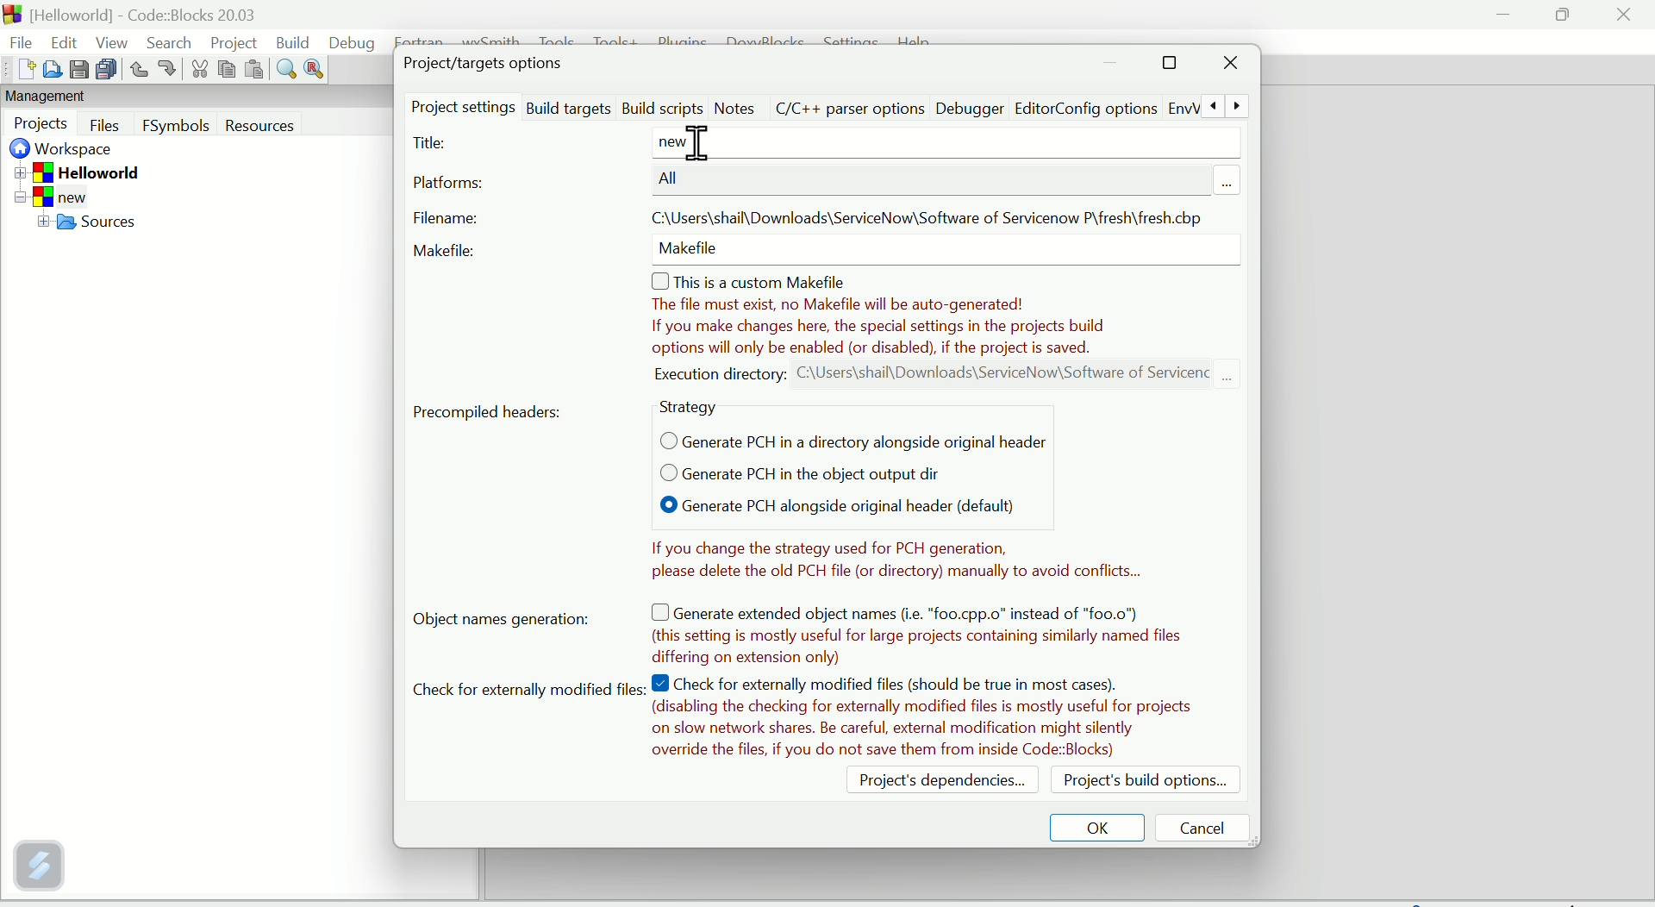 The image size is (1655, 907). What do you see at coordinates (57, 38) in the screenshot?
I see `Edit` at bounding box center [57, 38].